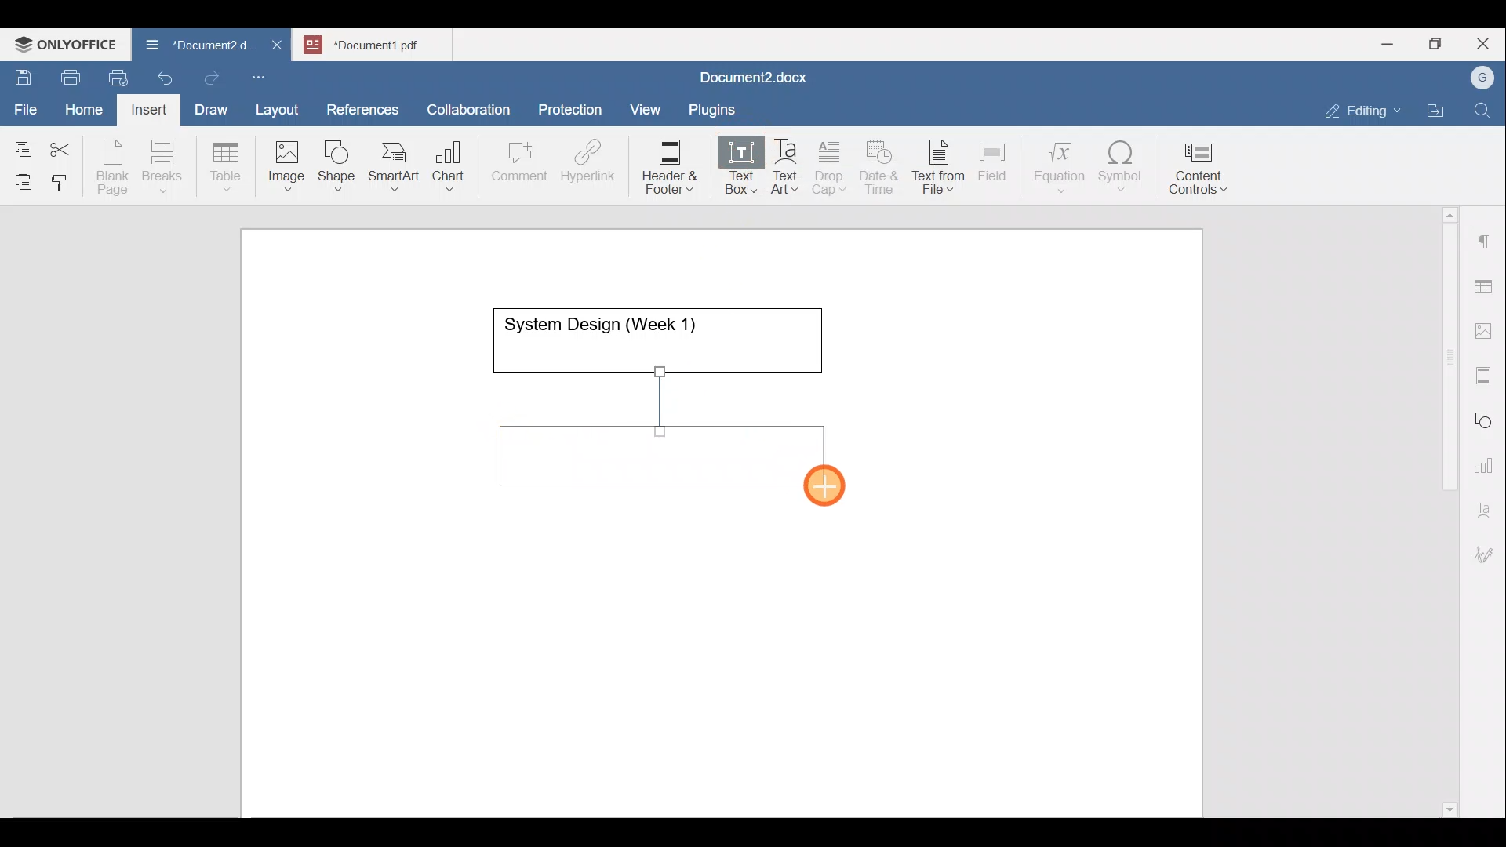  What do you see at coordinates (646, 104) in the screenshot?
I see `View` at bounding box center [646, 104].